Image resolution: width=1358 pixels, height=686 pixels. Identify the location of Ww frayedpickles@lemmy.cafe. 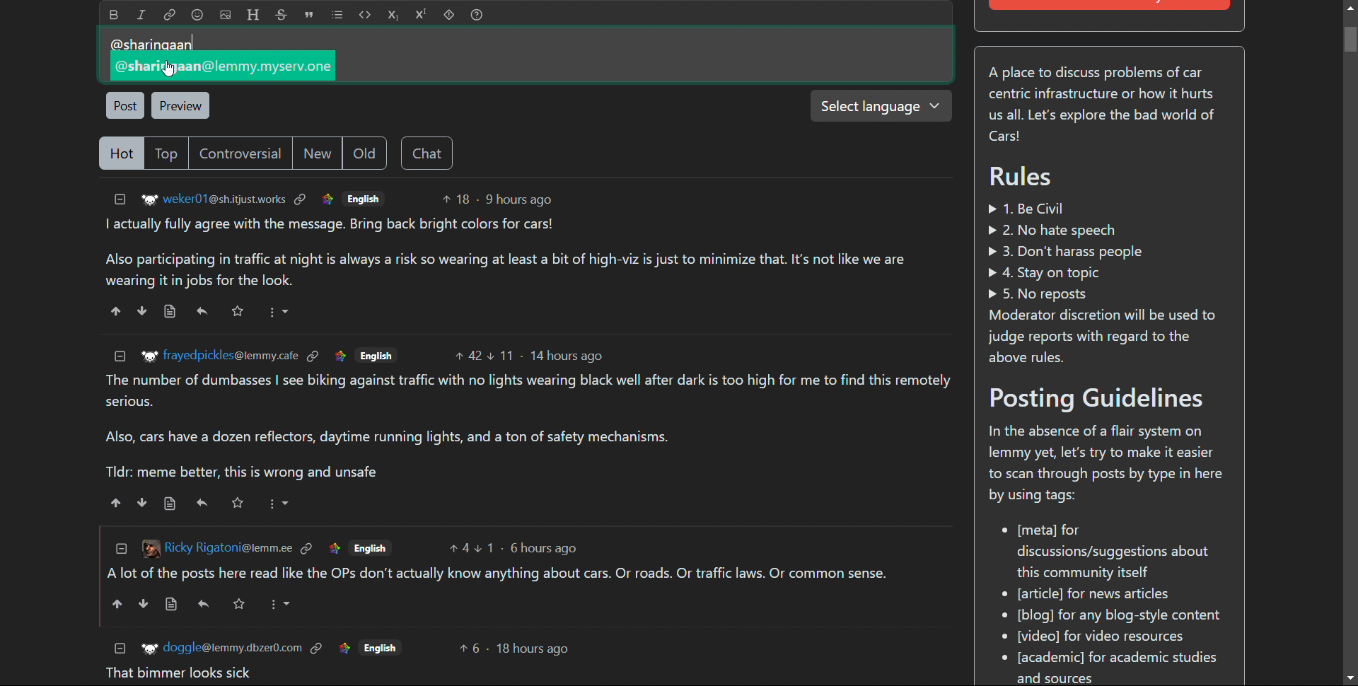
(218, 355).